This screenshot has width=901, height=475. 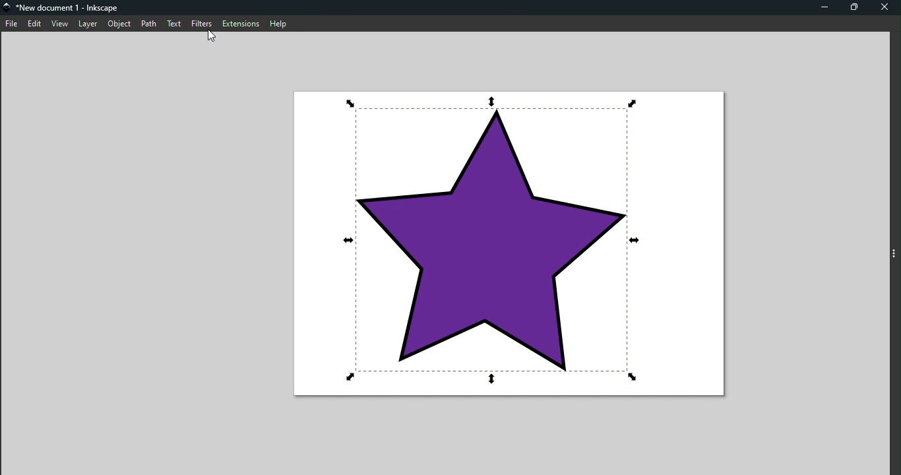 I want to click on Extensions, so click(x=239, y=22).